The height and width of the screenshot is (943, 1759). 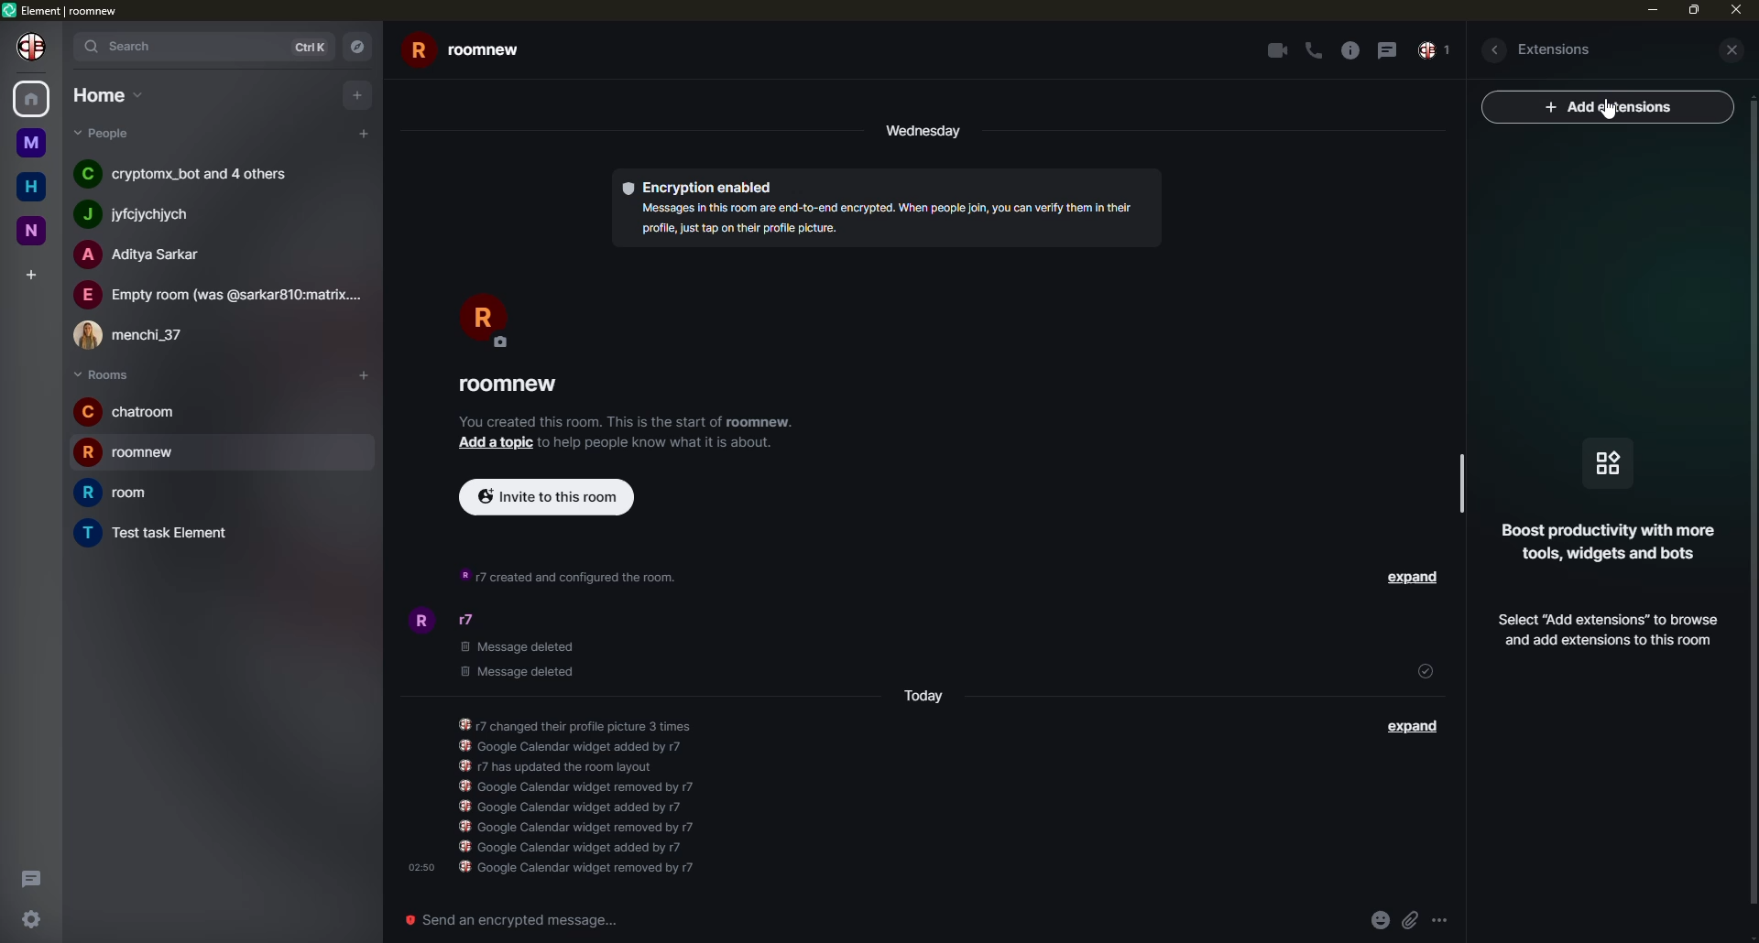 What do you see at coordinates (1607, 112) in the screenshot?
I see `cursor` at bounding box center [1607, 112].